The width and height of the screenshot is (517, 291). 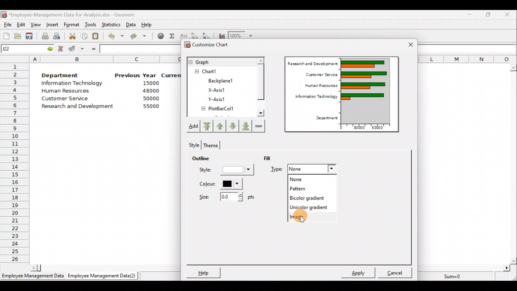 I want to click on Human Resources, so click(x=316, y=85).